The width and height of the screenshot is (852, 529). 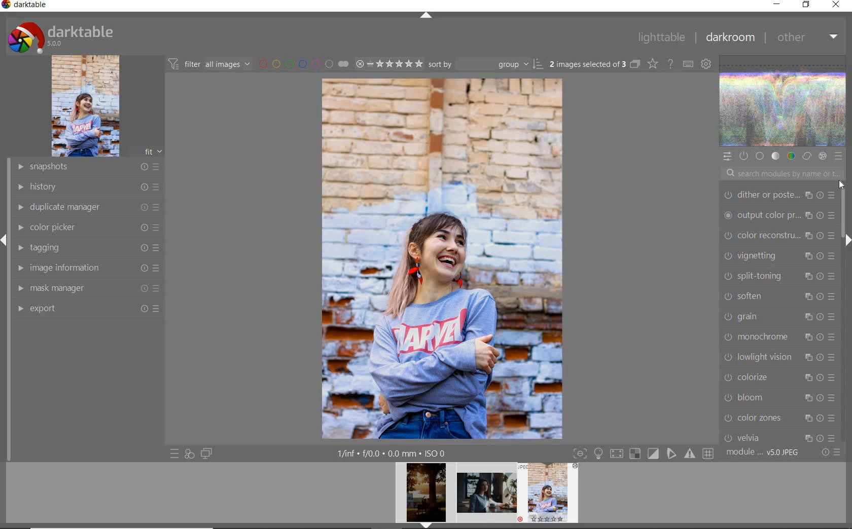 What do you see at coordinates (486, 63) in the screenshot?
I see `SORT` at bounding box center [486, 63].